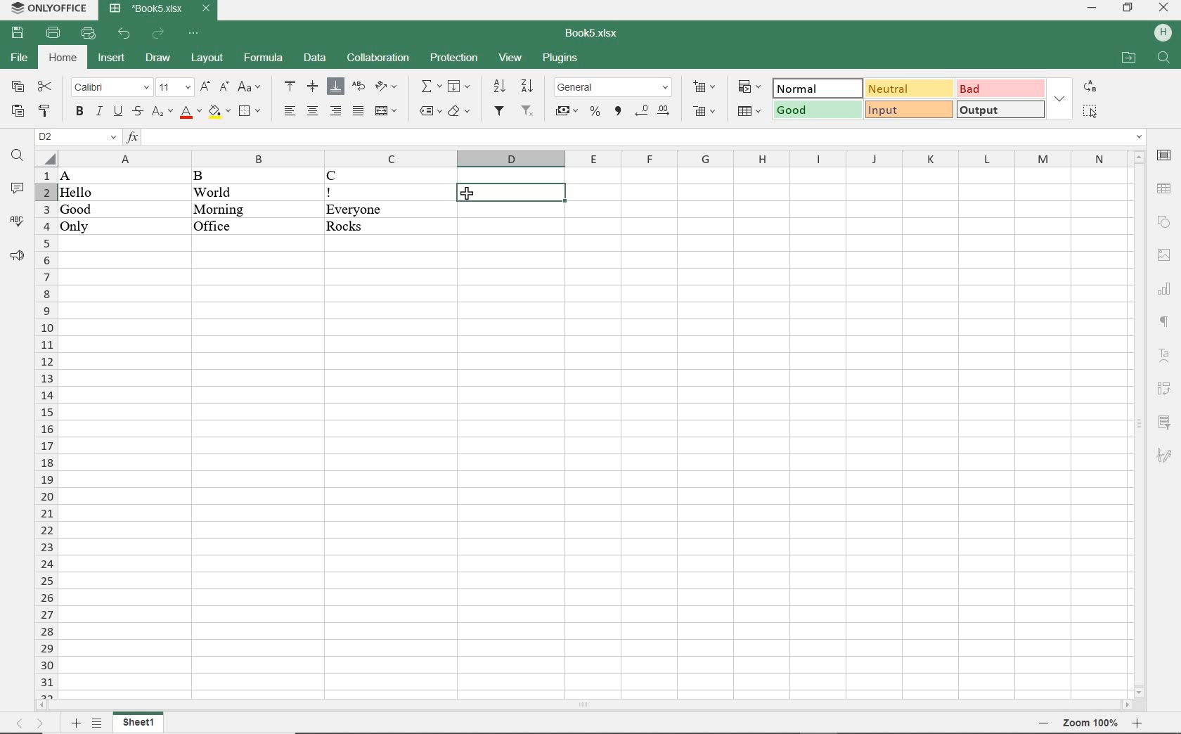 The image size is (1181, 734). I want to click on summation, so click(430, 86).